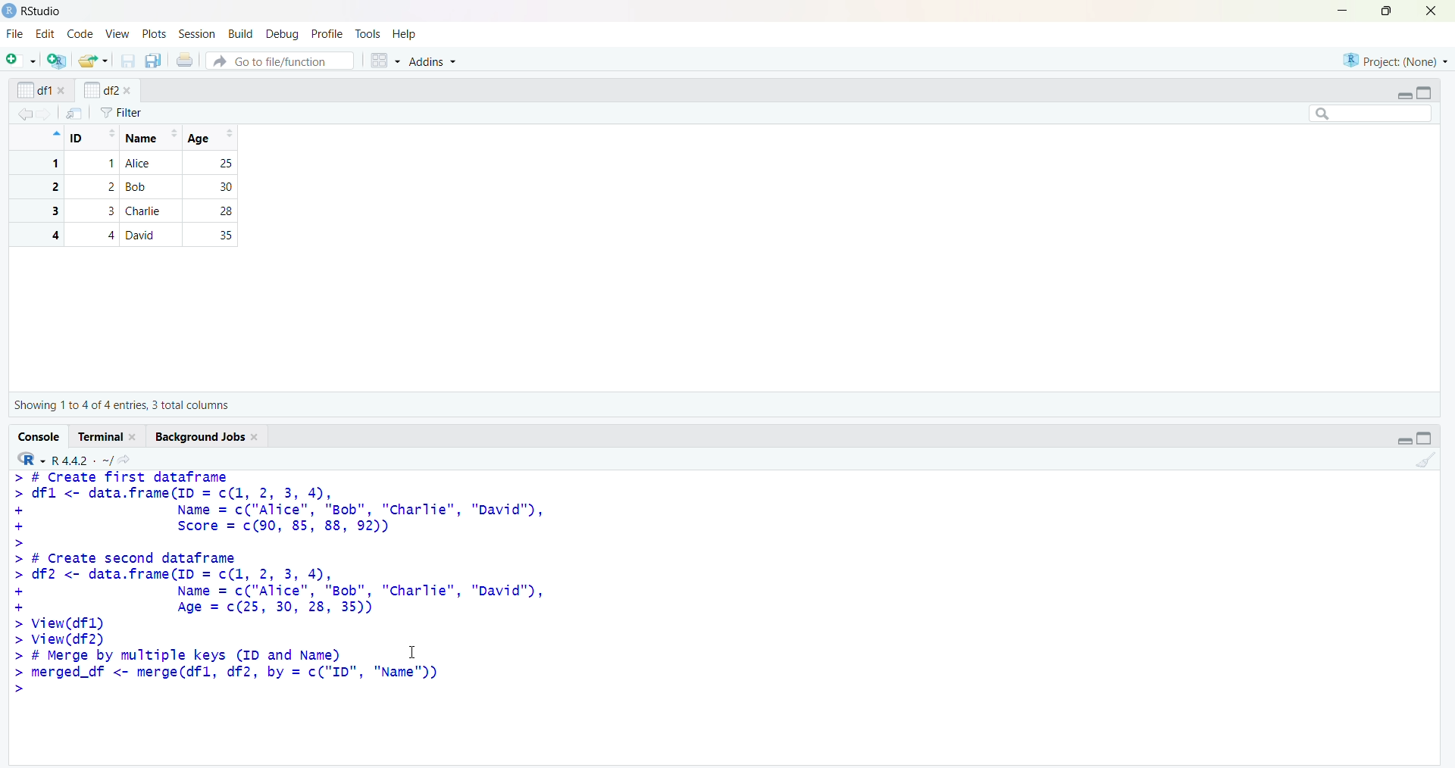 The width and height of the screenshot is (1455, 768). What do you see at coordinates (63, 90) in the screenshot?
I see `close` at bounding box center [63, 90].